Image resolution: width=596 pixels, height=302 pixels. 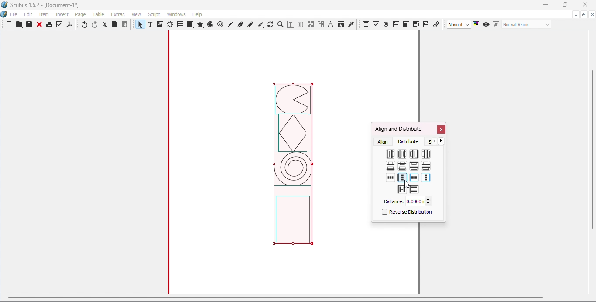 I want to click on Paste, so click(x=125, y=25).